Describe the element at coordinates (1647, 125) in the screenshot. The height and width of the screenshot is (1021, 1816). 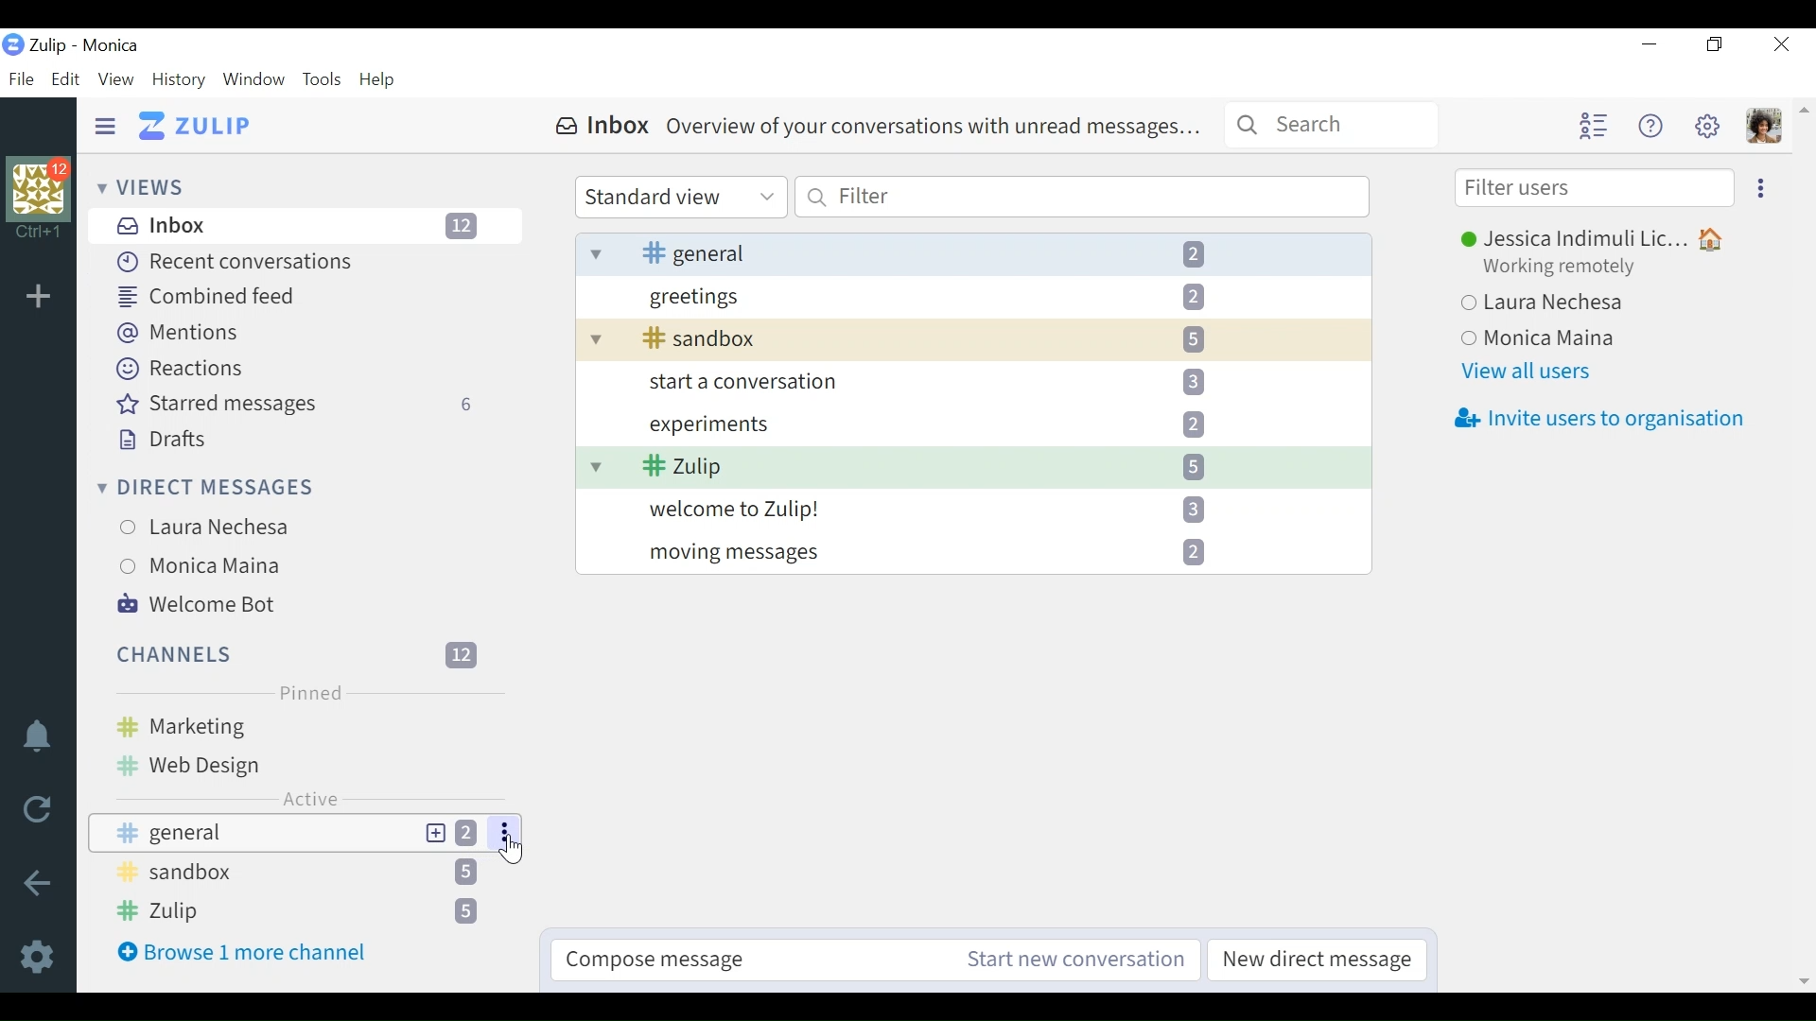
I see `Help ` at that location.